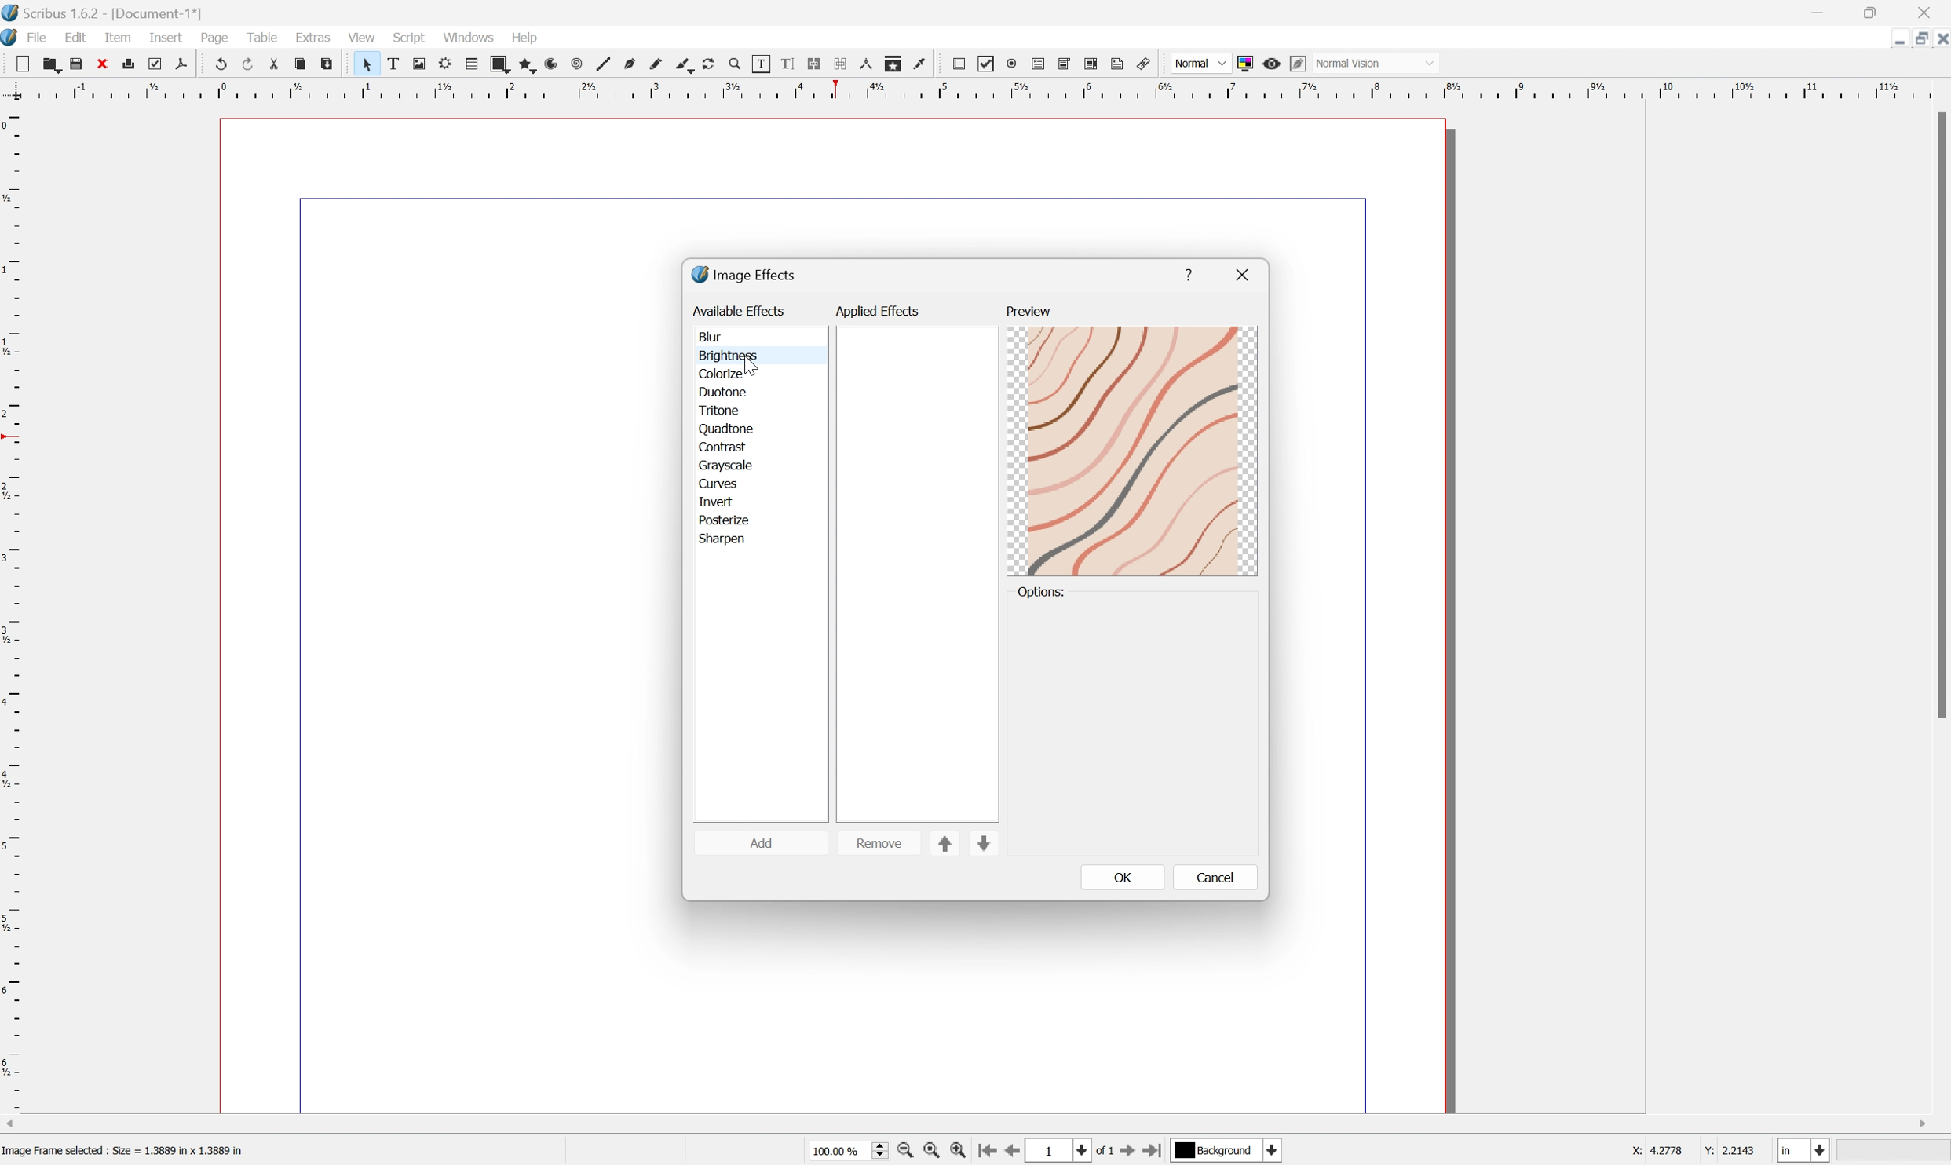 The image size is (1951, 1165). What do you see at coordinates (721, 499) in the screenshot?
I see `invert` at bounding box center [721, 499].